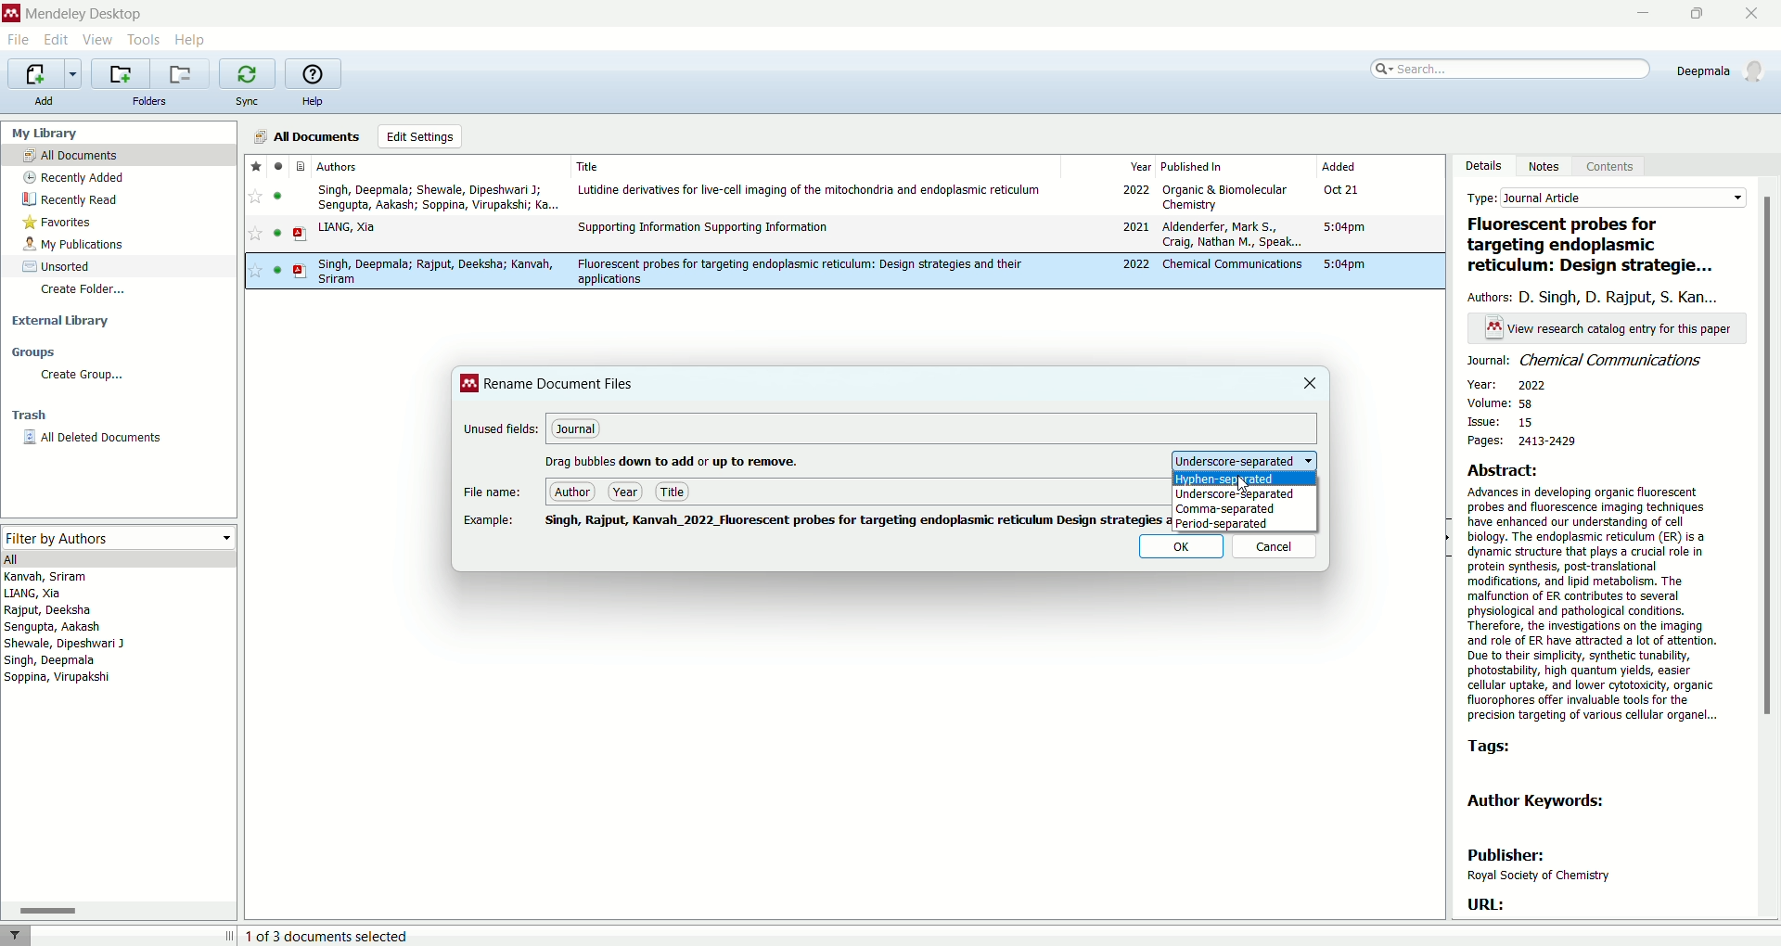 The image size is (1781, 946). What do you see at coordinates (1221, 523) in the screenshot?
I see `period separated` at bounding box center [1221, 523].